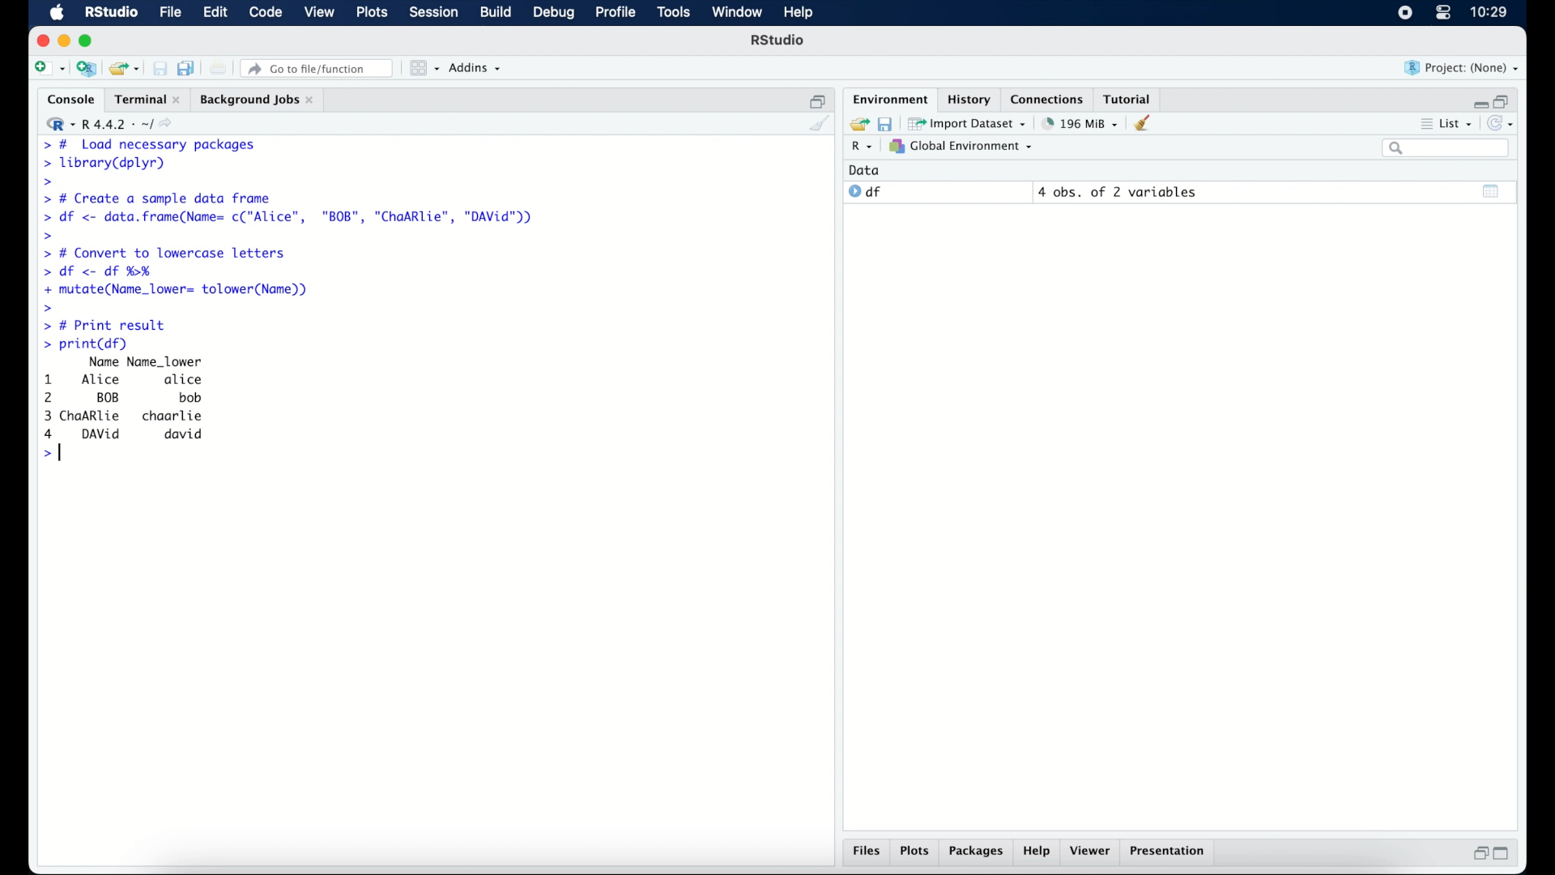 The height and width of the screenshot is (875, 1555). I want to click on view, so click(320, 14).